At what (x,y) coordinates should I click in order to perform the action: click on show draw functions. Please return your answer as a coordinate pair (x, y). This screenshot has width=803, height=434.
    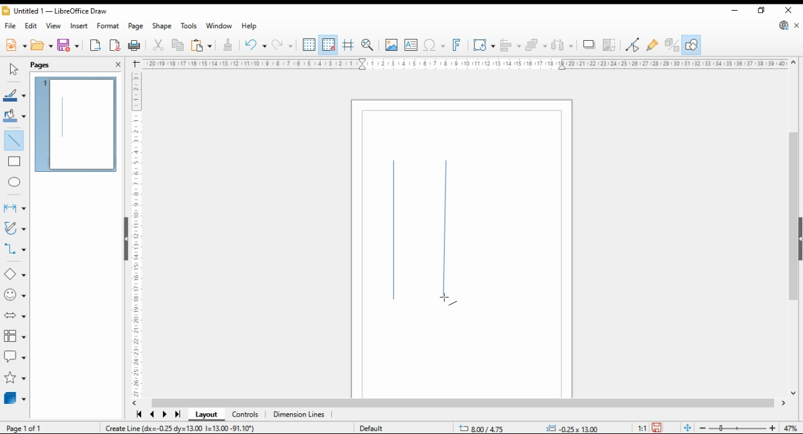
    Looking at the image, I should click on (691, 45).